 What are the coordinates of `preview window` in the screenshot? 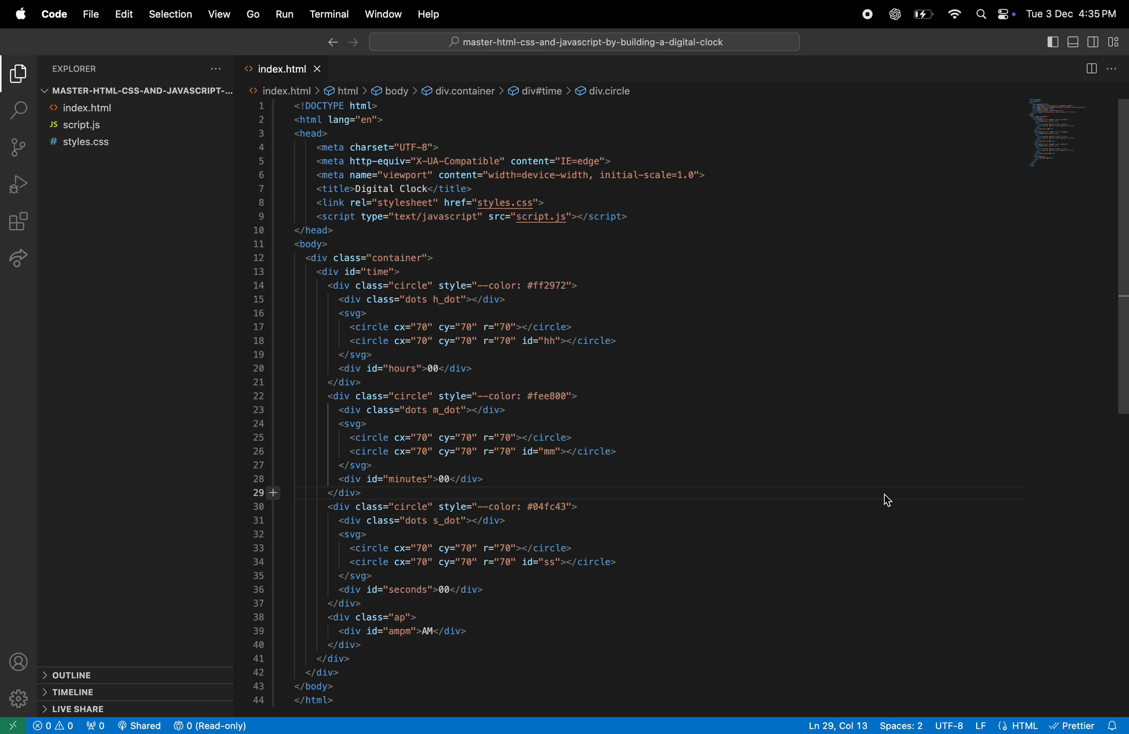 It's located at (1065, 135).